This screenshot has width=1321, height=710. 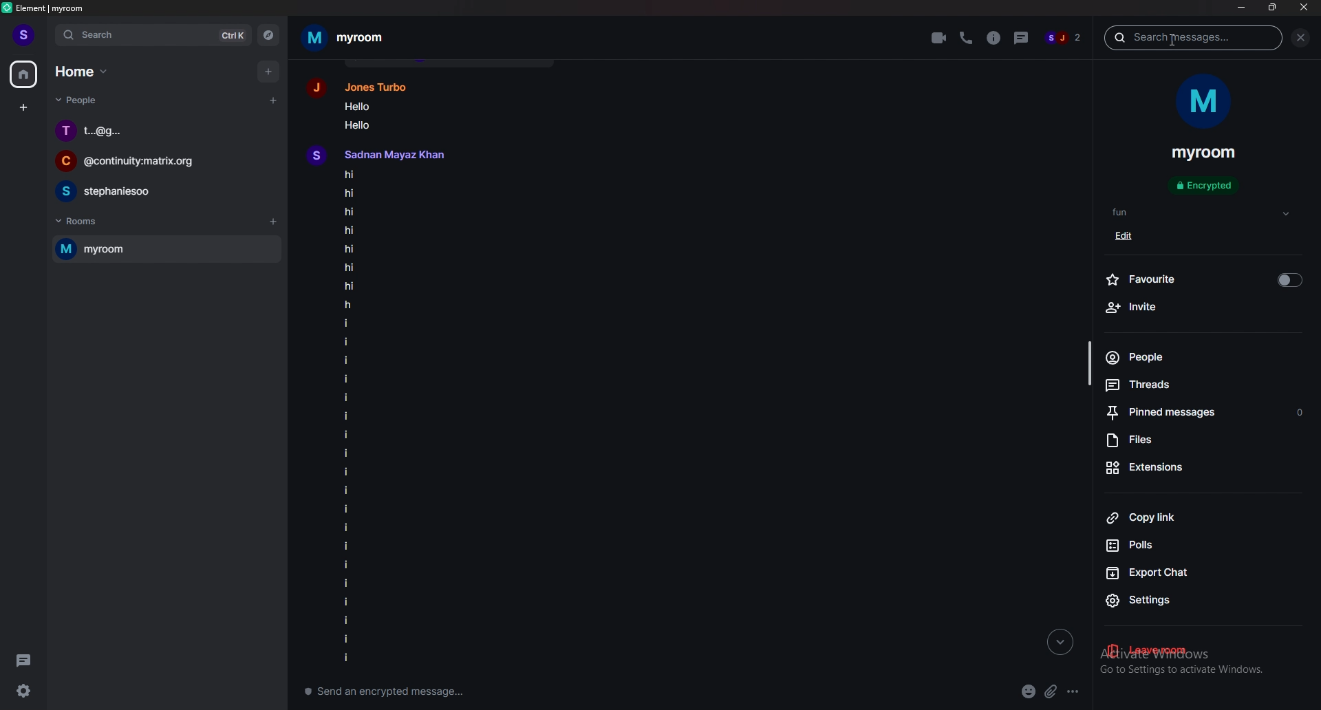 What do you see at coordinates (23, 109) in the screenshot?
I see `create space` at bounding box center [23, 109].